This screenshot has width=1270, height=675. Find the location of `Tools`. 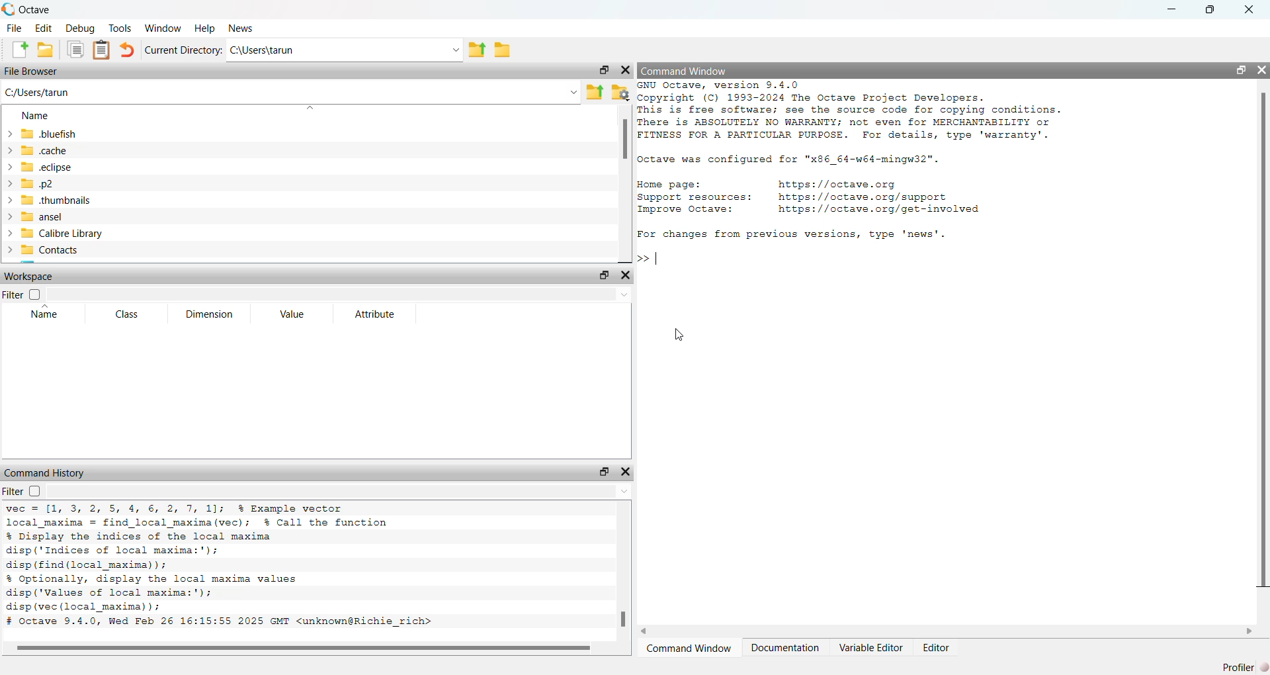

Tools is located at coordinates (120, 27).